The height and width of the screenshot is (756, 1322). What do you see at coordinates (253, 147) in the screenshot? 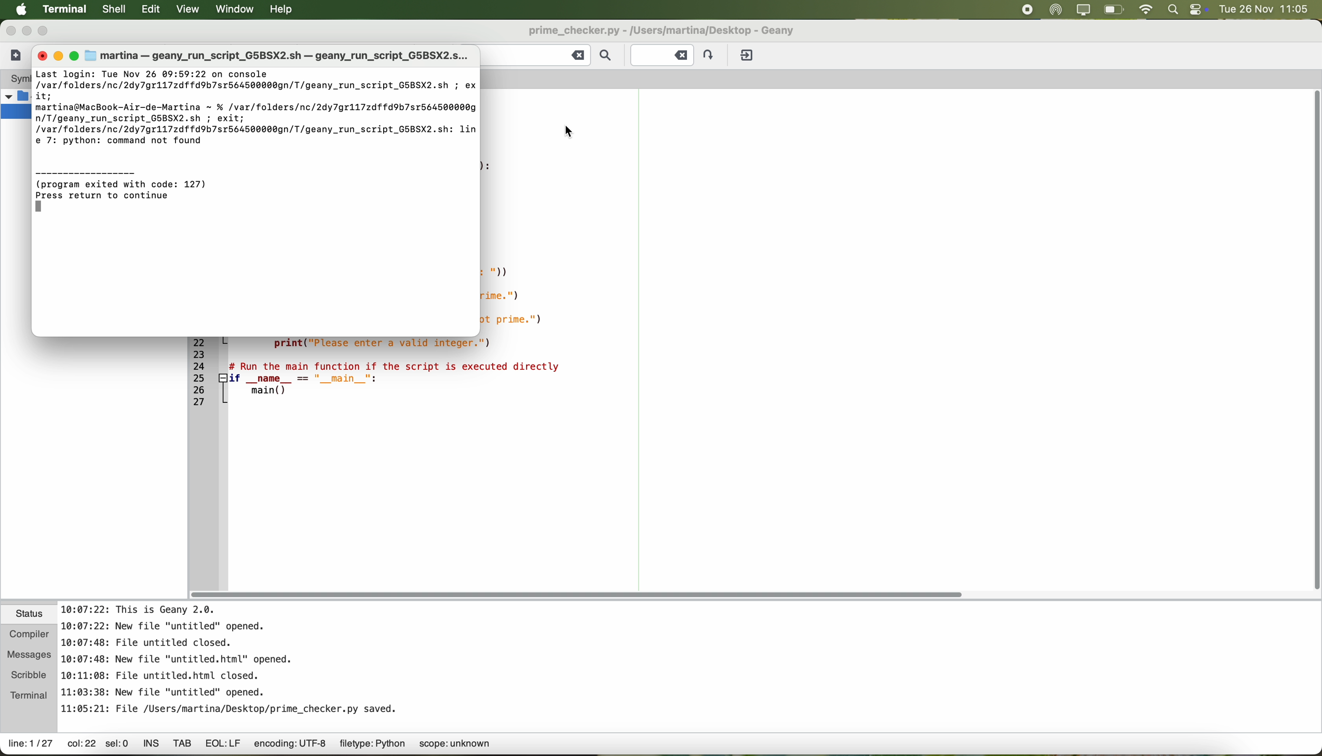
I see `execute` at bounding box center [253, 147].